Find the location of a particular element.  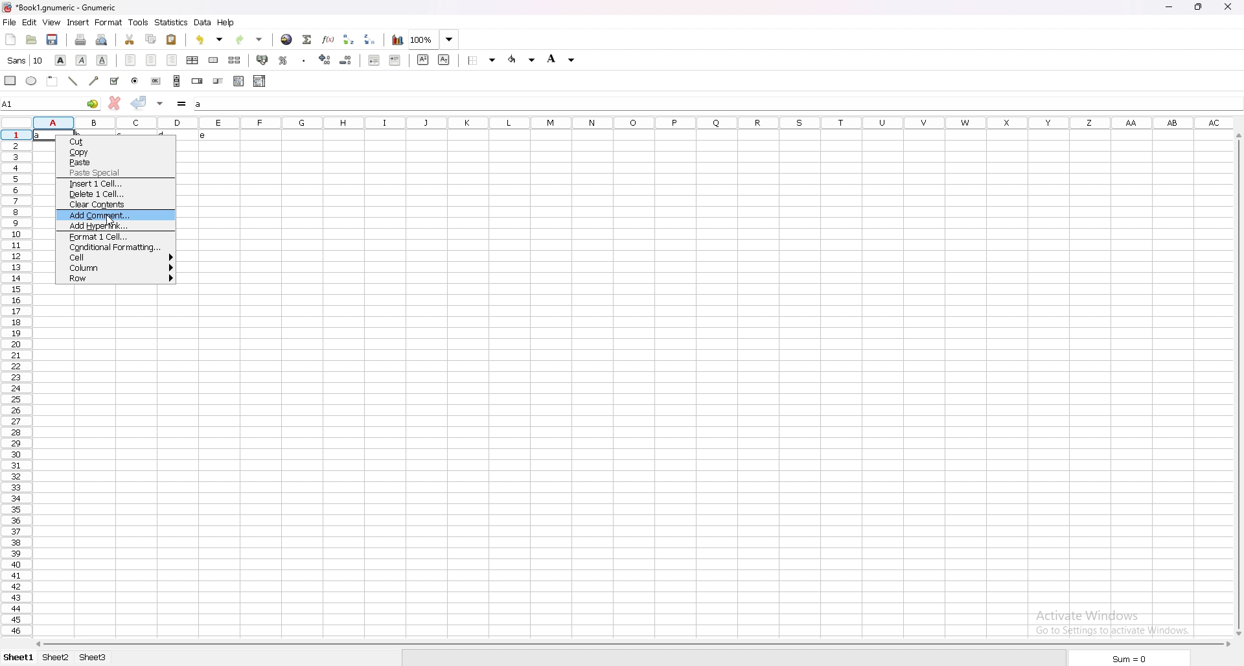

format is located at coordinates (108, 22).